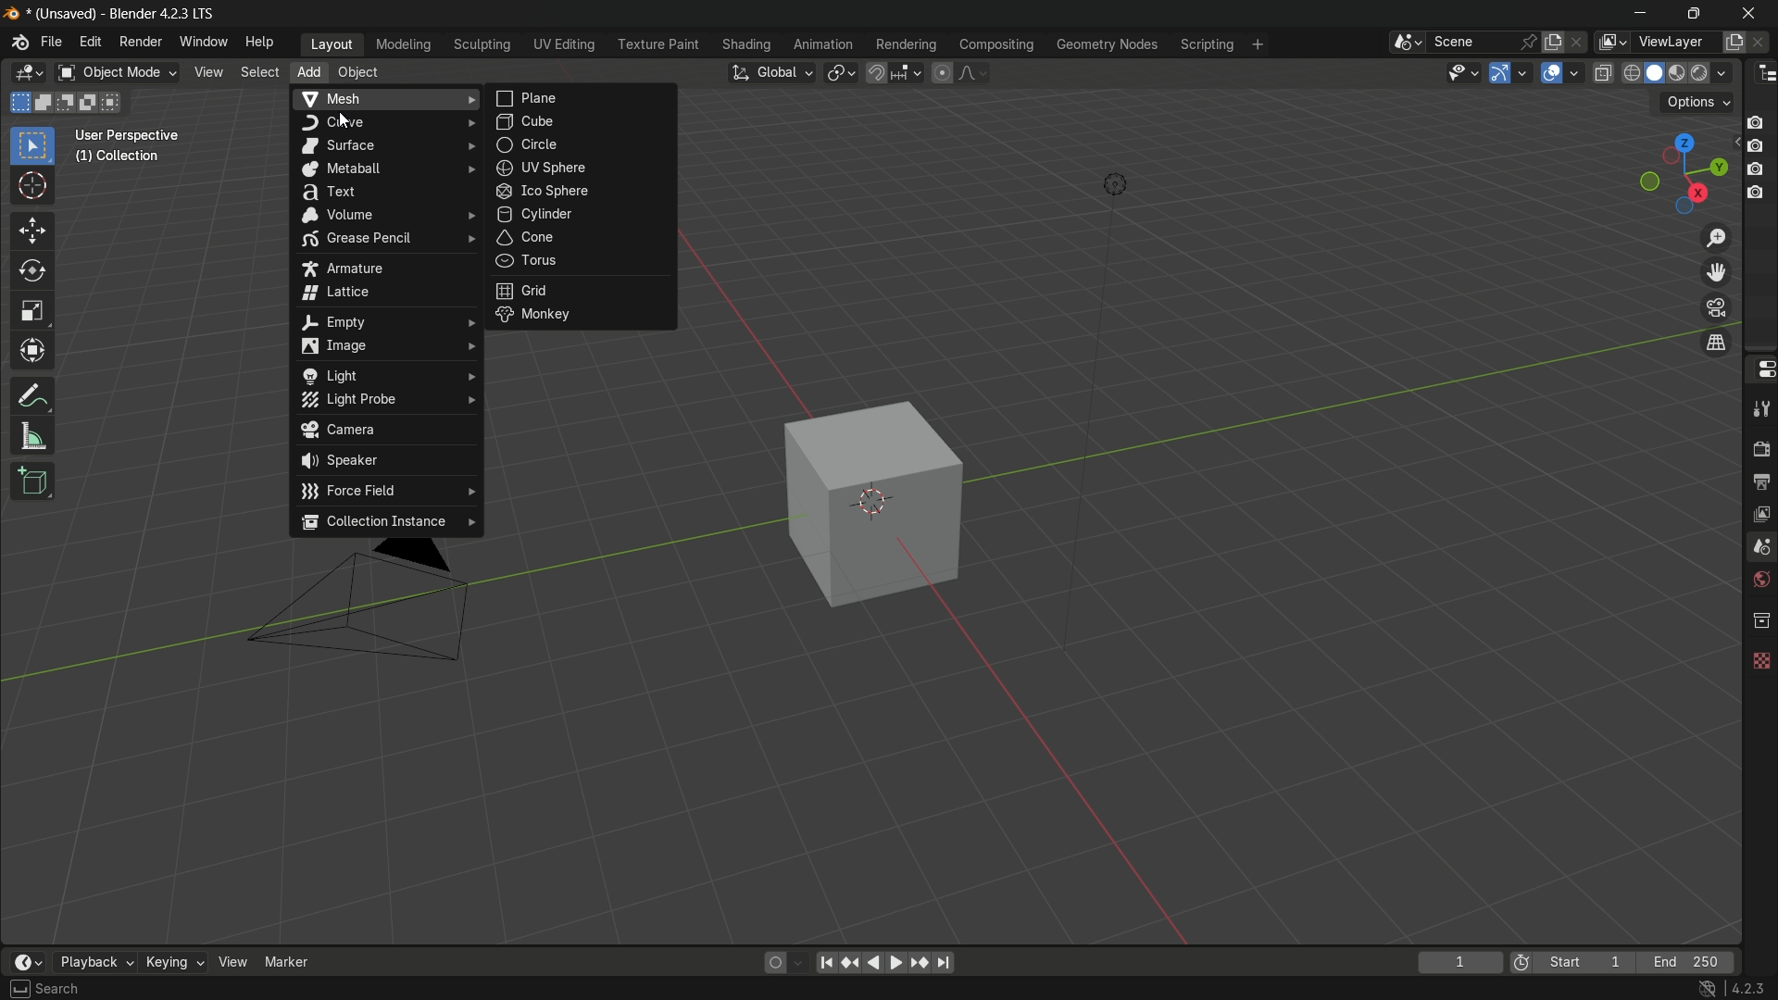 This screenshot has height=1000, width=1778. What do you see at coordinates (386, 293) in the screenshot?
I see `lattice` at bounding box center [386, 293].